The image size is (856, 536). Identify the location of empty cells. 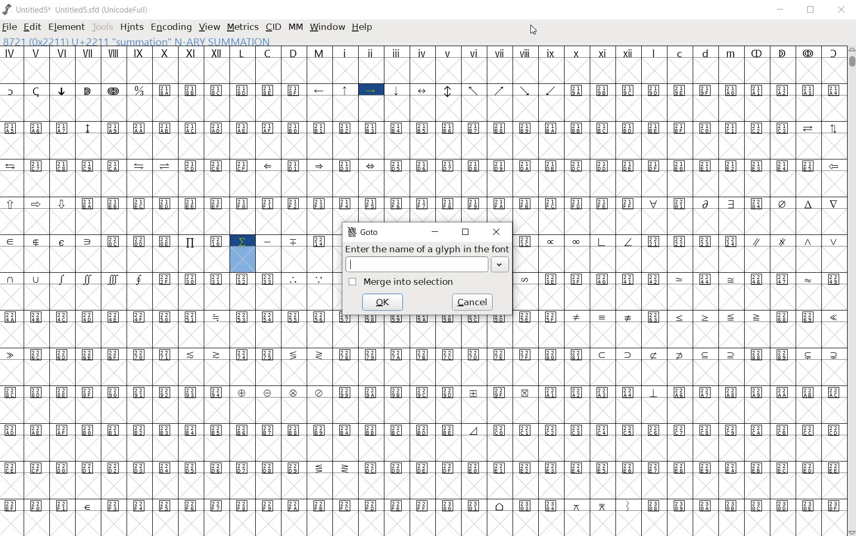
(423, 372).